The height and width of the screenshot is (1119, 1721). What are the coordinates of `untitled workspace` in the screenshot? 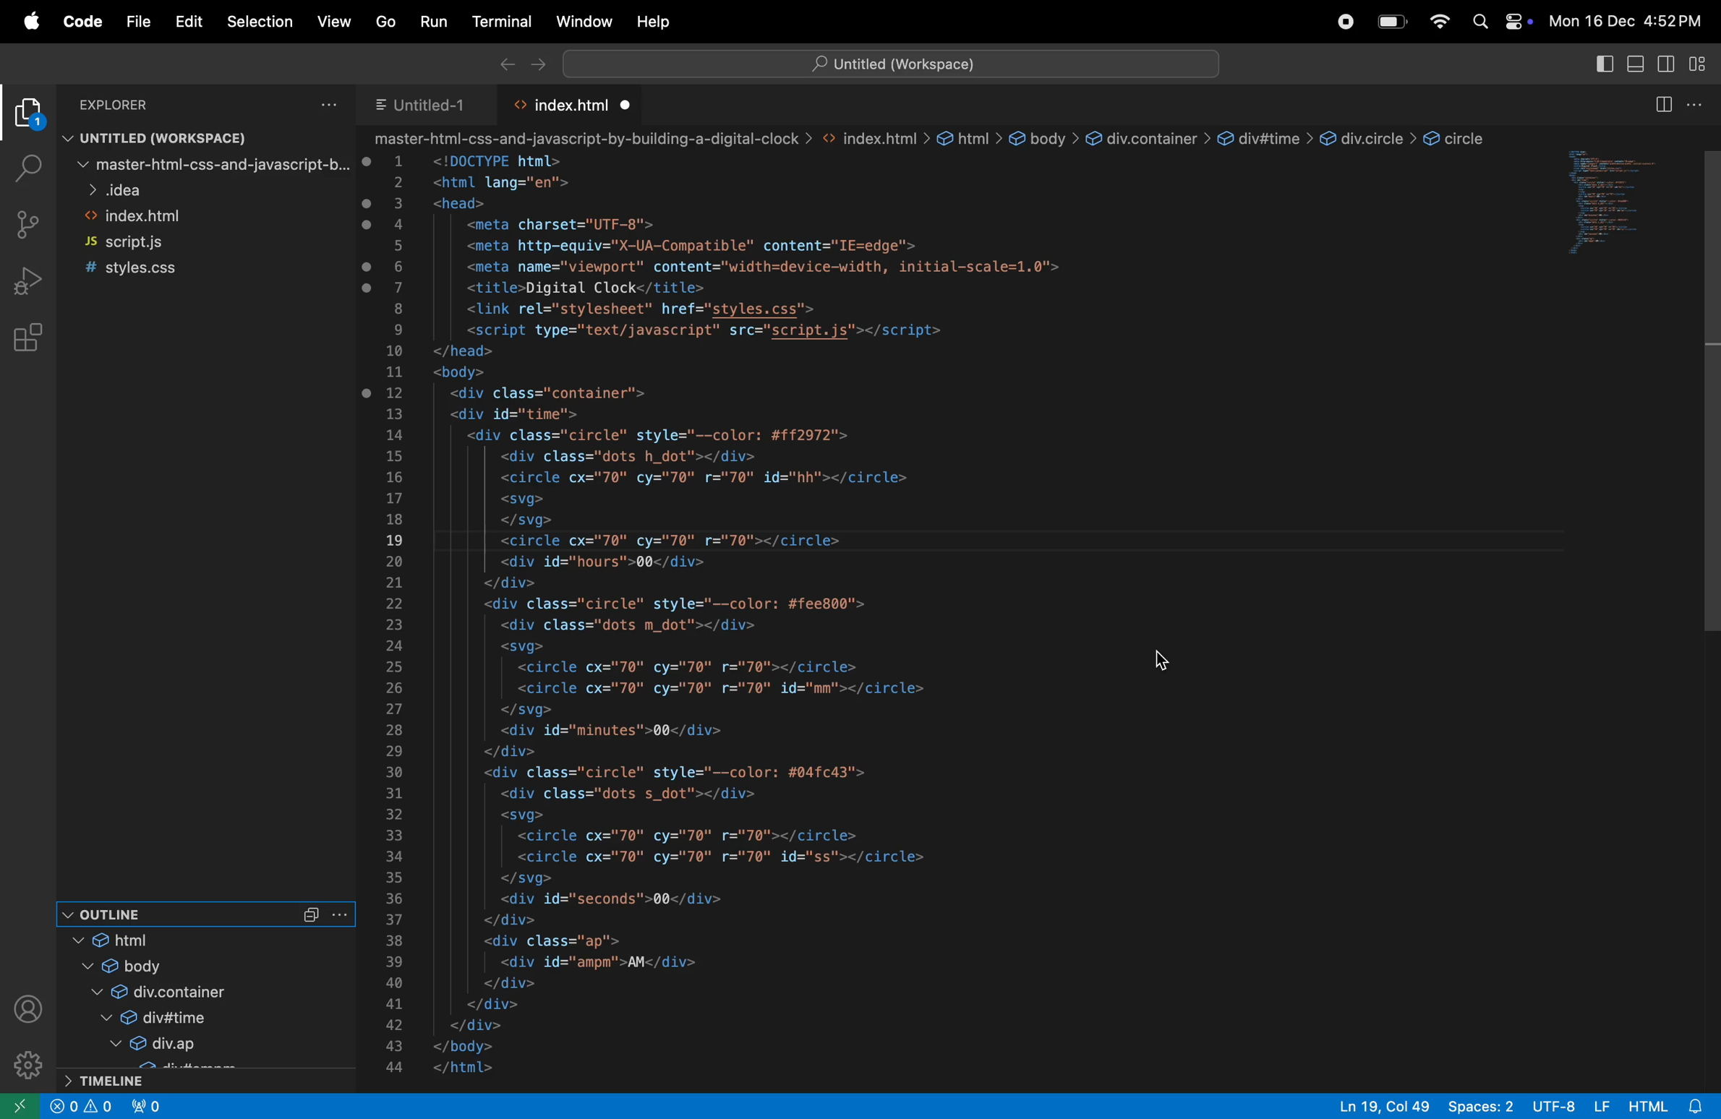 It's located at (189, 137).